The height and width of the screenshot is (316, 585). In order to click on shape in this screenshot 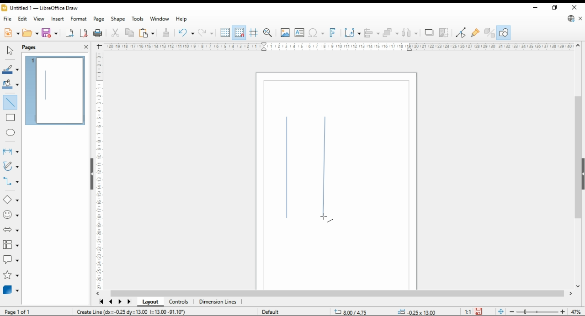, I will do `click(118, 19)`.